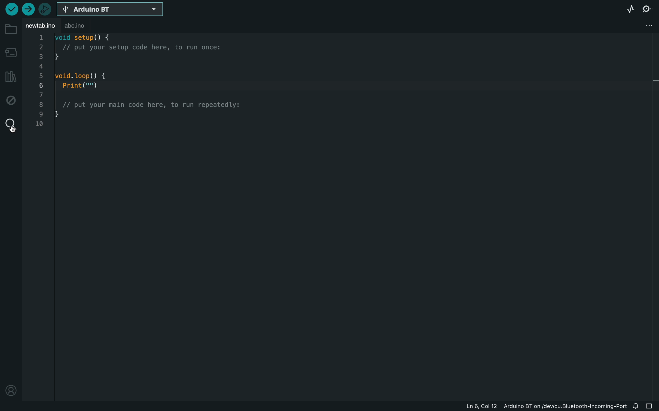 The width and height of the screenshot is (659, 411). What do you see at coordinates (11, 128) in the screenshot?
I see `cursor` at bounding box center [11, 128].